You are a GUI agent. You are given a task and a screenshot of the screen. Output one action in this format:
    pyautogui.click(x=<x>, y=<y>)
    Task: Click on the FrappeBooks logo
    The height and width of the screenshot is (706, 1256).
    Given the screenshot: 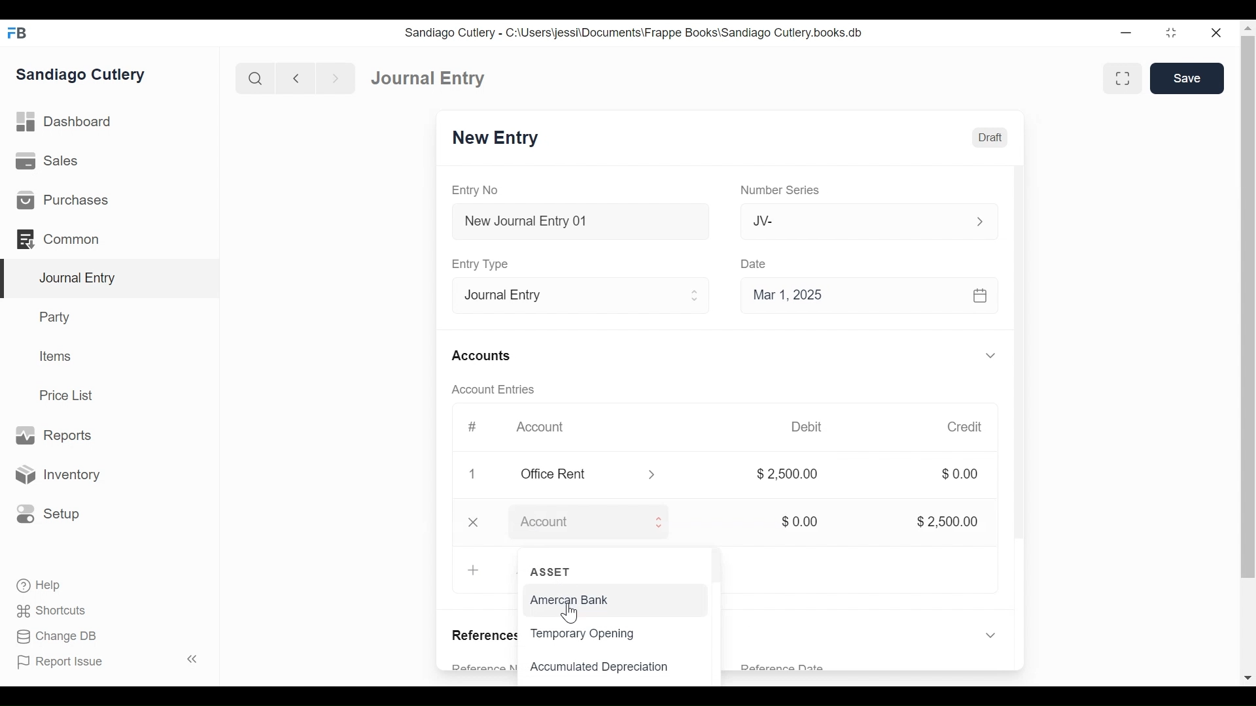 What is the action you would take?
    pyautogui.click(x=16, y=33)
    